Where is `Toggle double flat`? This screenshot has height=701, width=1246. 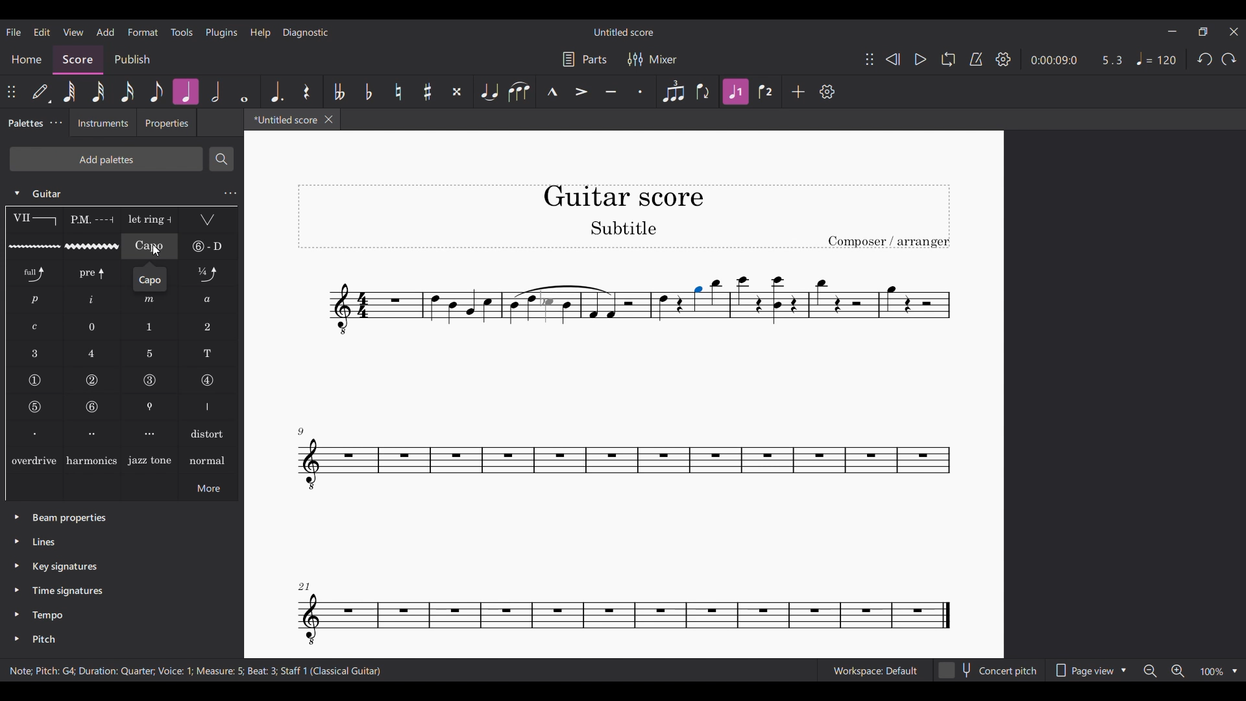
Toggle double flat is located at coordinates (339, 92).